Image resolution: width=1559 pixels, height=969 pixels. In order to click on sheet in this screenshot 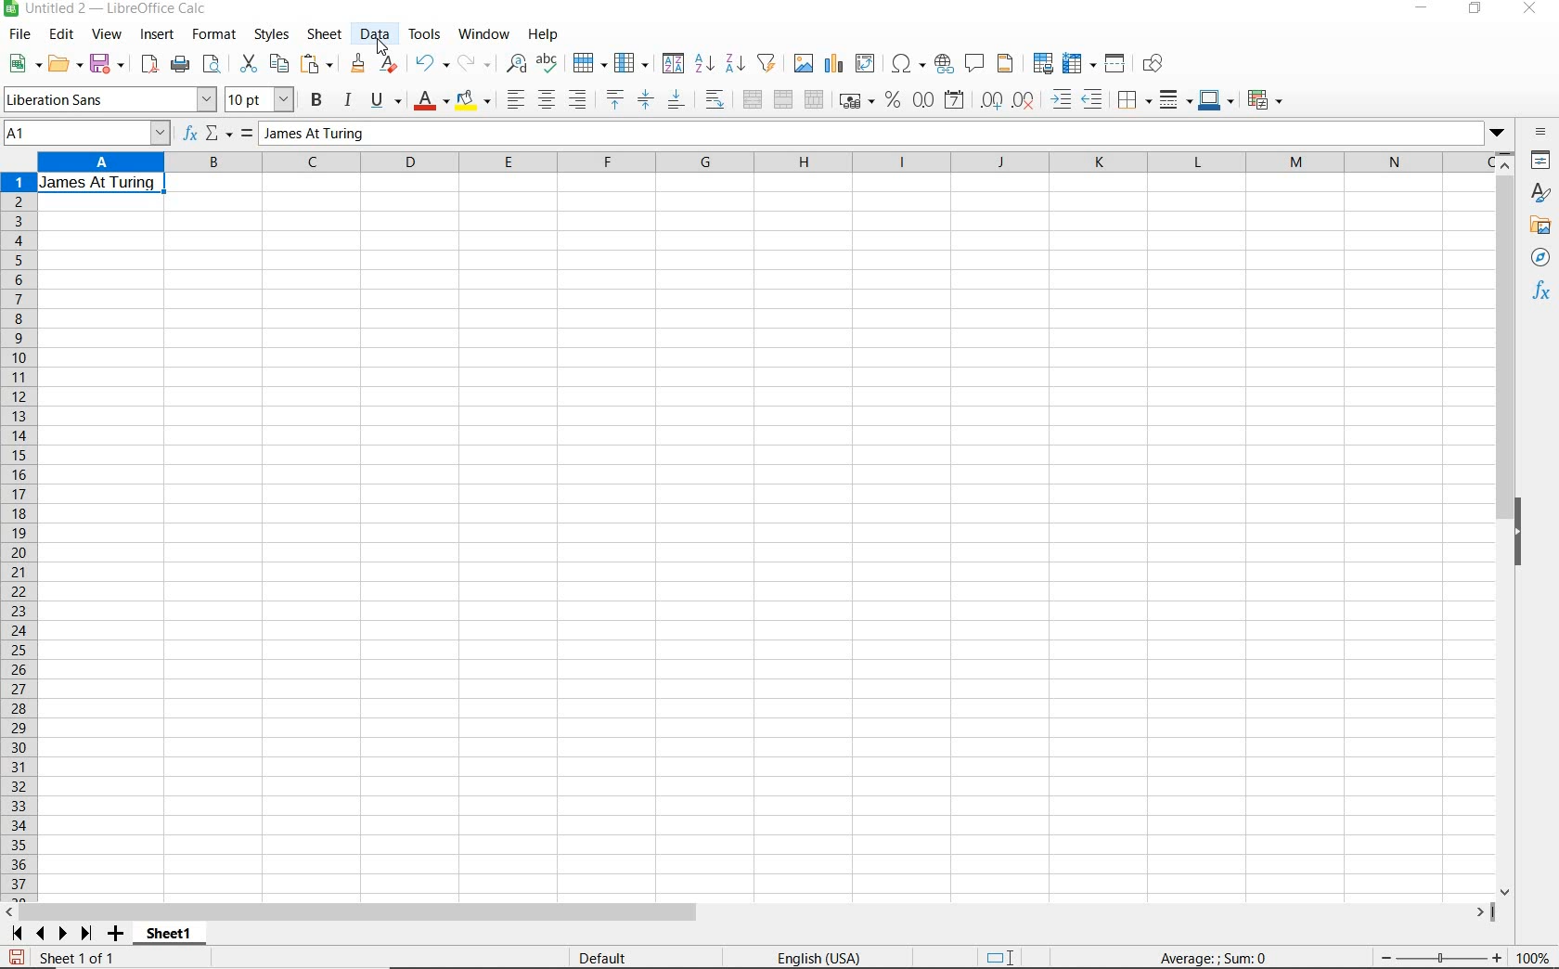, I will do `click(326, 34)`.